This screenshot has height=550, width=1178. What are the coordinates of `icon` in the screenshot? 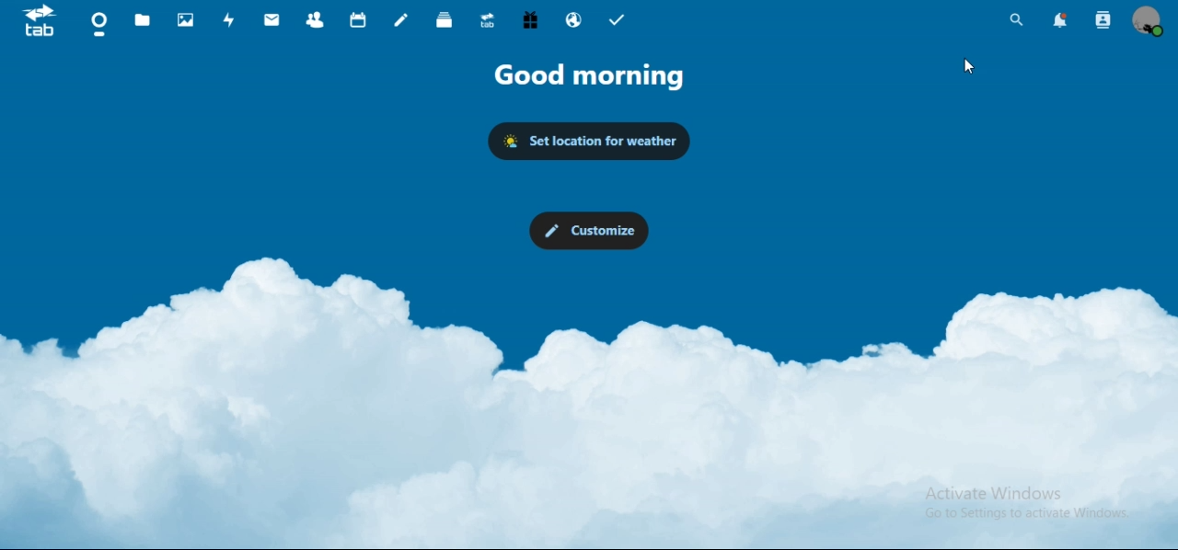 It's located at (40, 20).